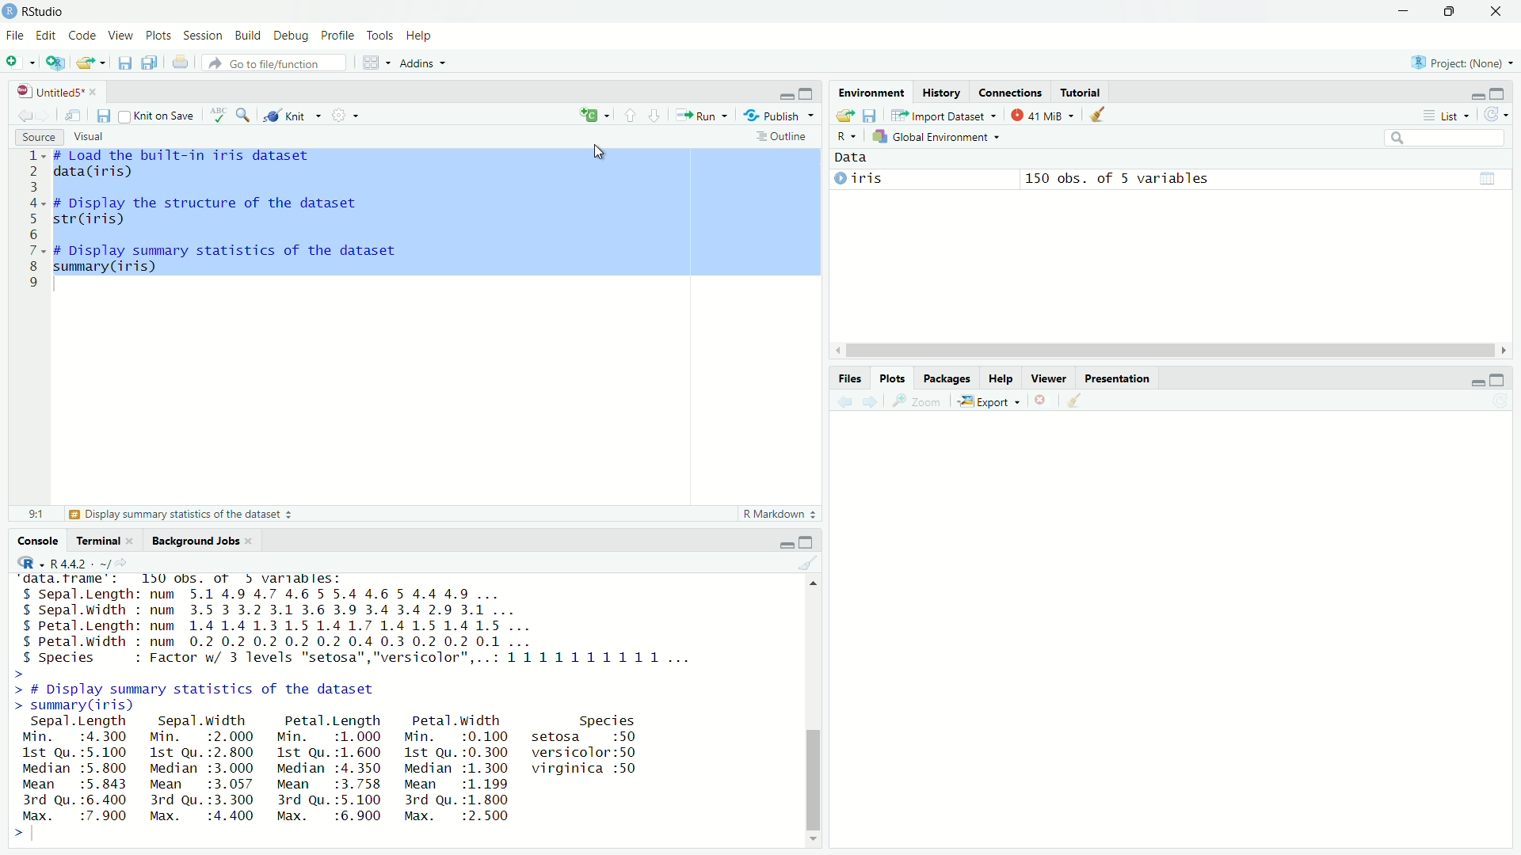 This screenshot has height=855, width=1521. I want to click on Presentation, so click(1117, 378).